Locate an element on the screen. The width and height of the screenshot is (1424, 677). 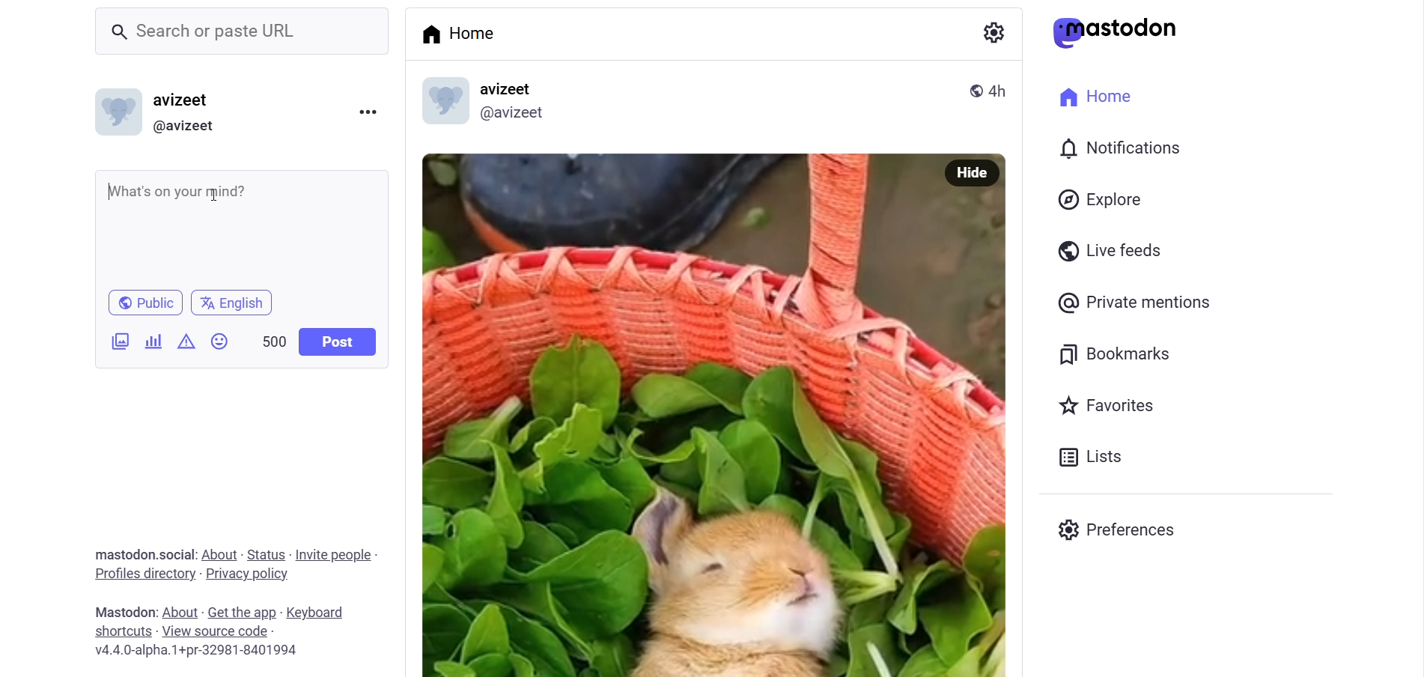
profiles is located at coordinates (136, 577).